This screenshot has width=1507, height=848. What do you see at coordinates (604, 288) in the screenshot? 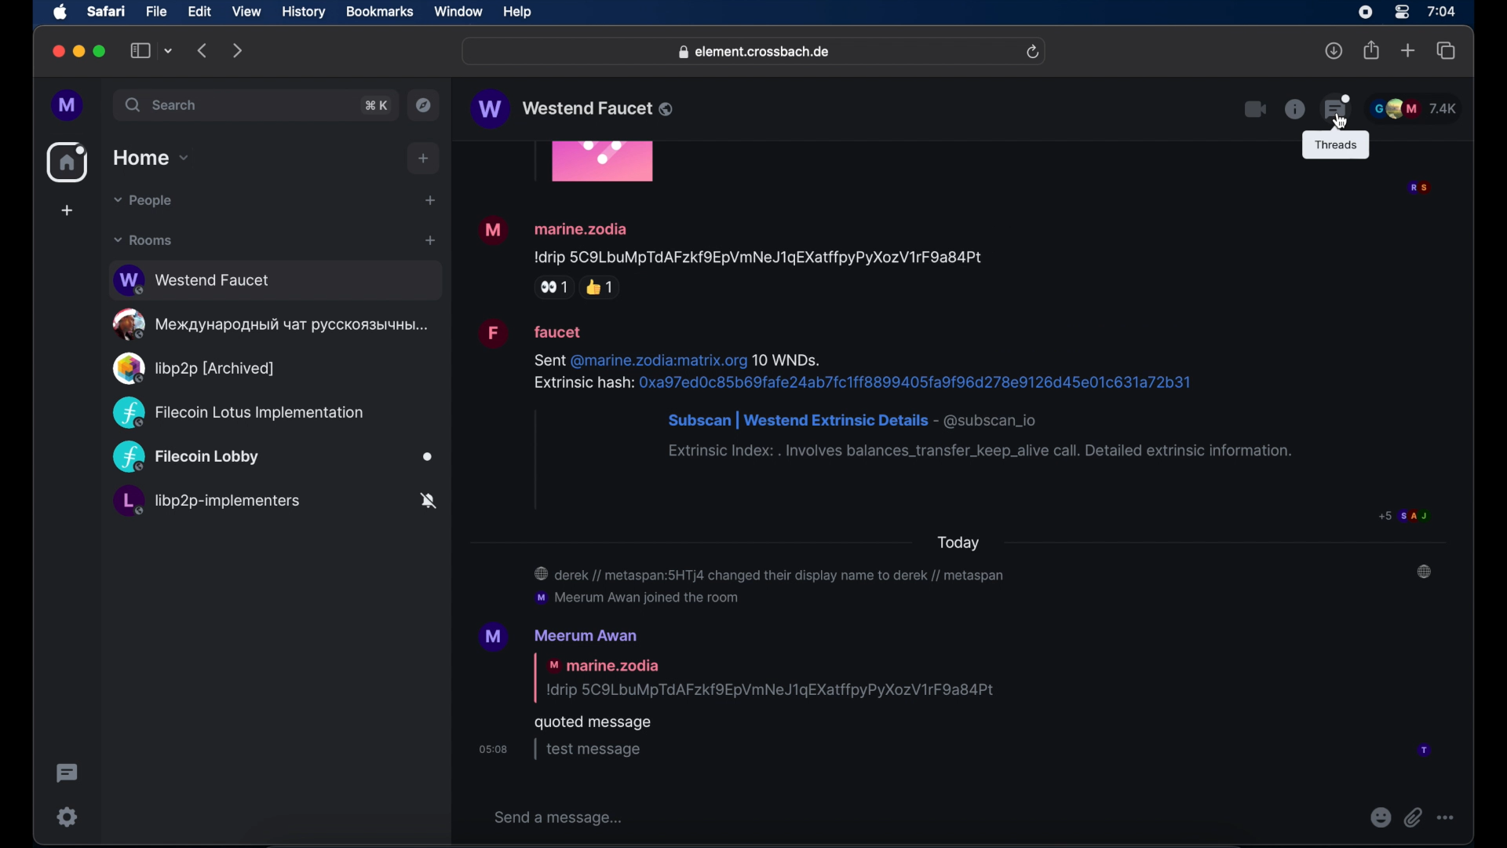
I see `thumbs up reaction` at bounding box center [604, 288].